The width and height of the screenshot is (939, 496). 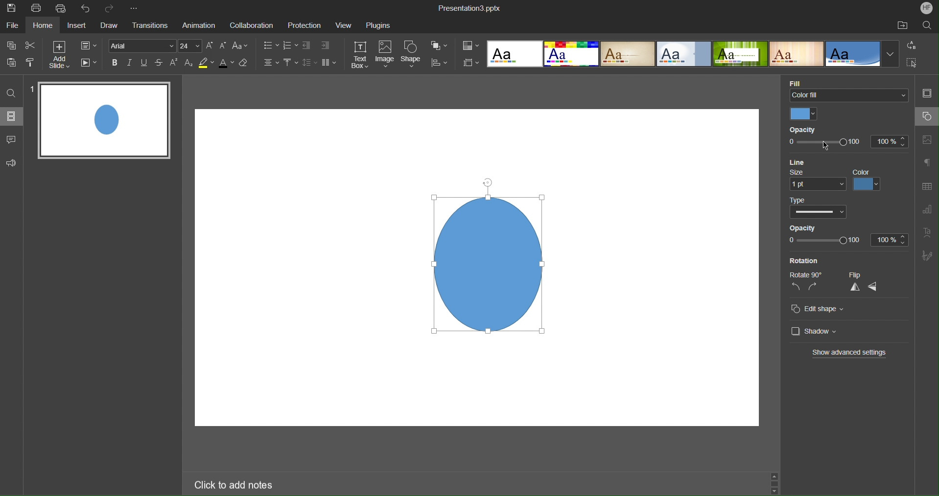 I want to click on Text Case Settings, so click(x=242, y=46).